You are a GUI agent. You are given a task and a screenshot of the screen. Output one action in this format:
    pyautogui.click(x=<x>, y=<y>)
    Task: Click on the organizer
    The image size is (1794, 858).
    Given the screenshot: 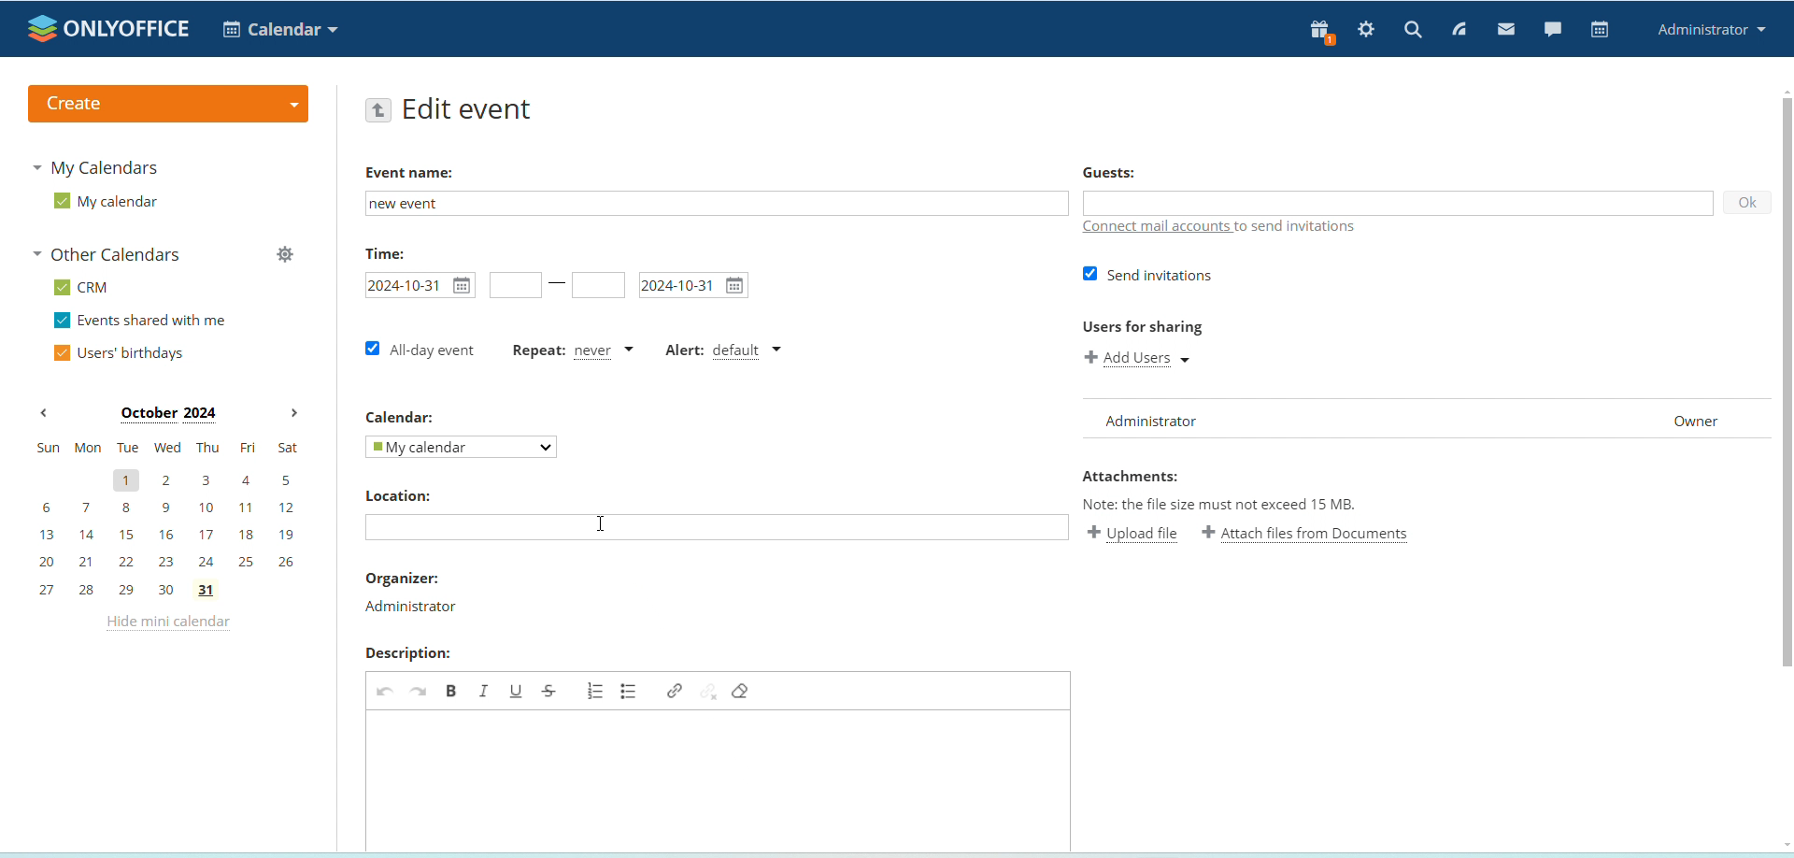 What is the action you would take?
    pyautogui.click(x=412, y=608)
    